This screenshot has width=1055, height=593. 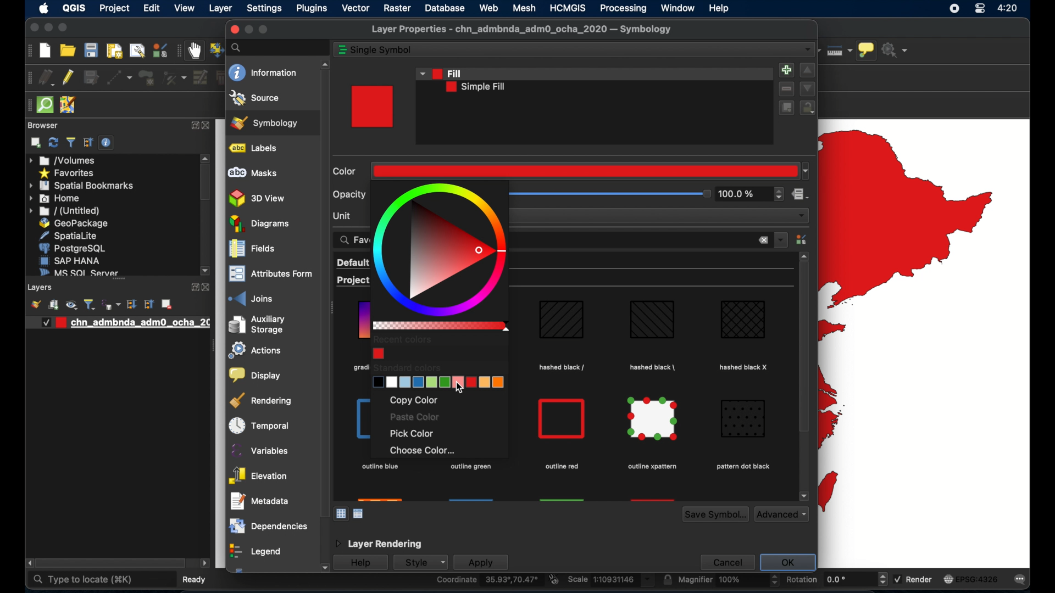 I want to click on scroll box, so click(x=112, y=564).